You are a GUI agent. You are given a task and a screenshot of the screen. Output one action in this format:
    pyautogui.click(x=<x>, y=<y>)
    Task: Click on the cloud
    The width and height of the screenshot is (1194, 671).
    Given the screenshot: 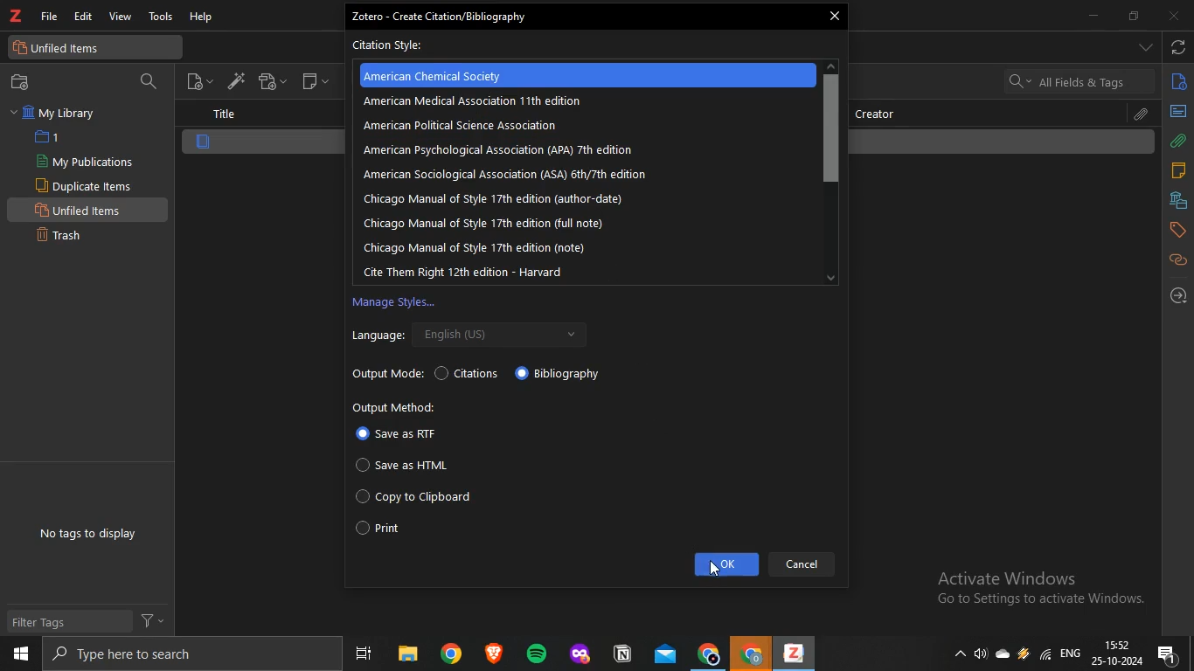 What is the action you would take?
    pyautogui.click(x=1005, y=652)
    